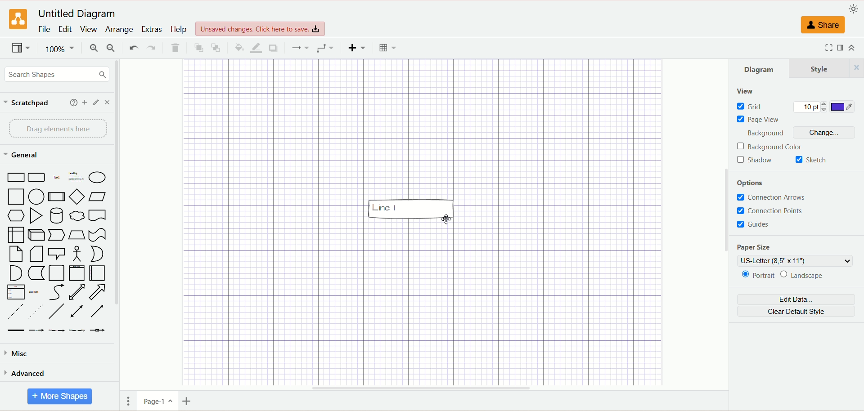 The width and height of the screenshot is (864, 411). What do you see at coordinates (97, 273) in the screenshot?
I see `Horizantal Container` at bounding box center [97, 273].